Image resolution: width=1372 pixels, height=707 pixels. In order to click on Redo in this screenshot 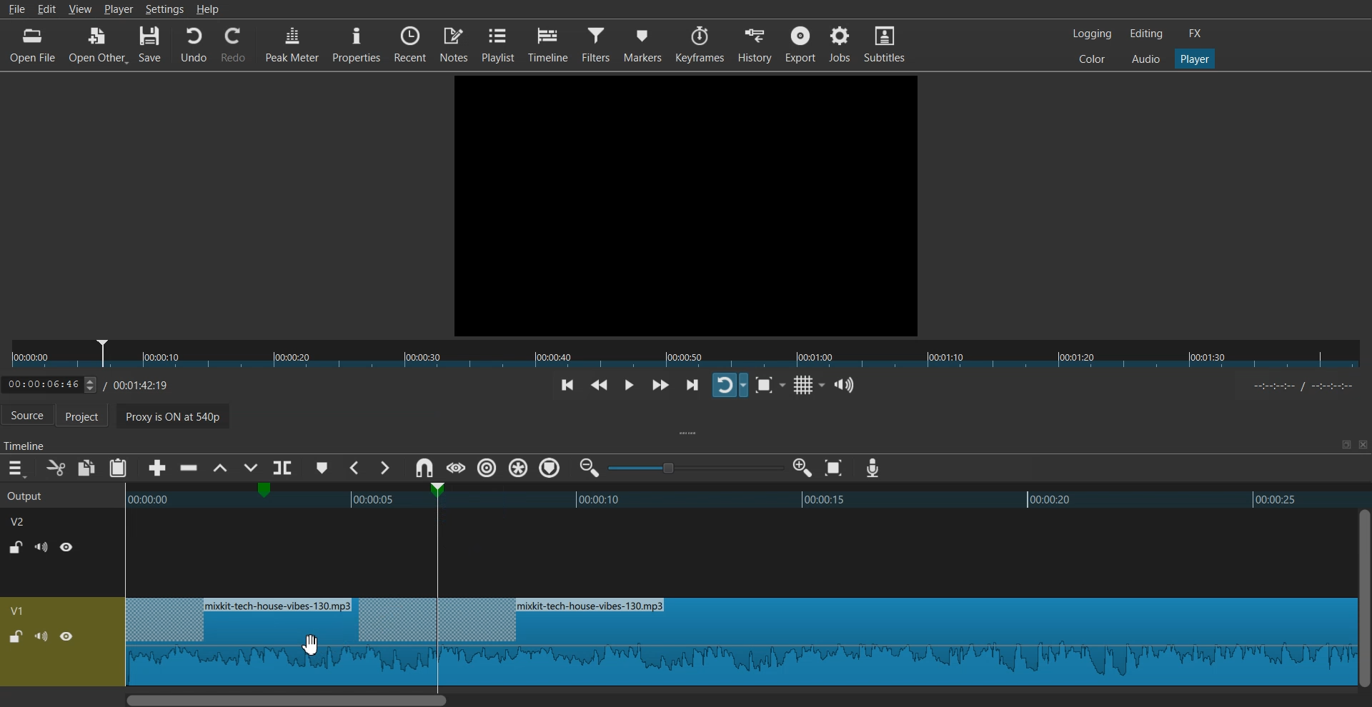, I will do `click(234, 45)`.